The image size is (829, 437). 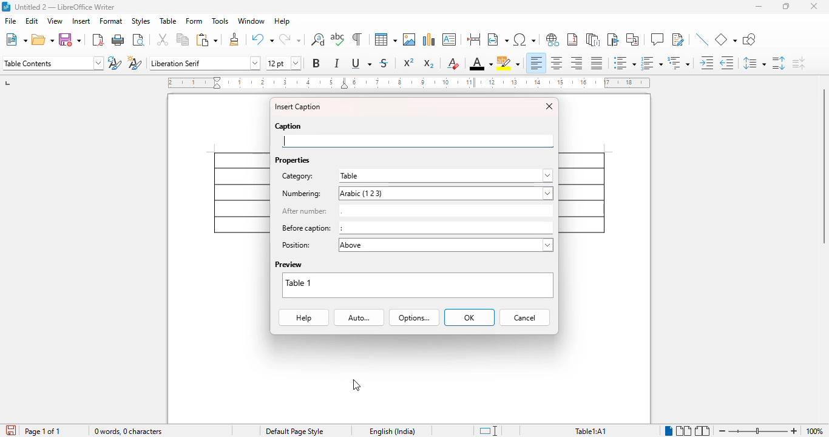 What do you see at coordinates (98, 40) in the screenshot?
I see `export directly as PDF` at bounding box center [98, 40].